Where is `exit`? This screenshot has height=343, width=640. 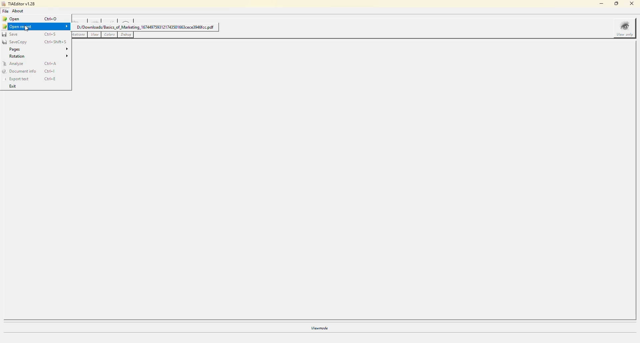
exit is located at coordinates (13, 88).